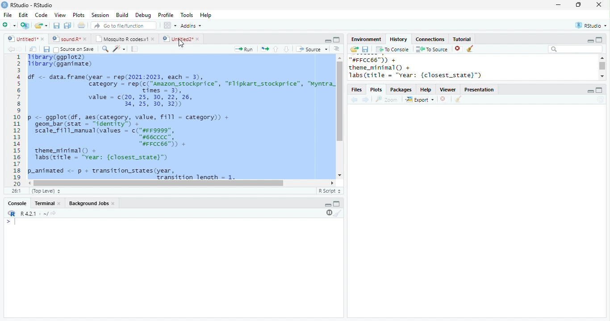 The image size is (610, 321). I want to click on R Script, so click(329, 190).